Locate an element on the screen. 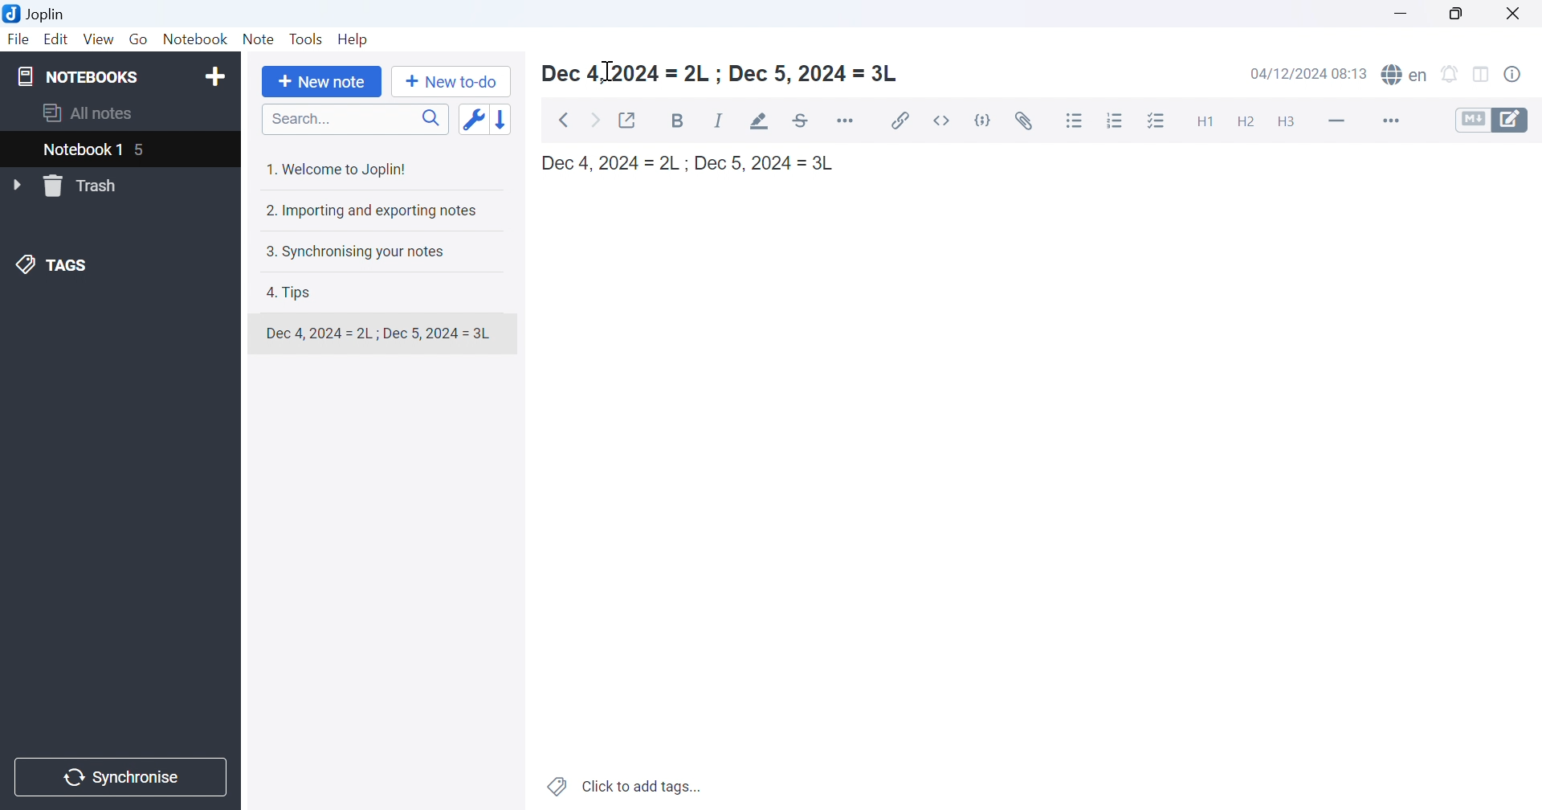  Back is located at coordinates (562, 121).